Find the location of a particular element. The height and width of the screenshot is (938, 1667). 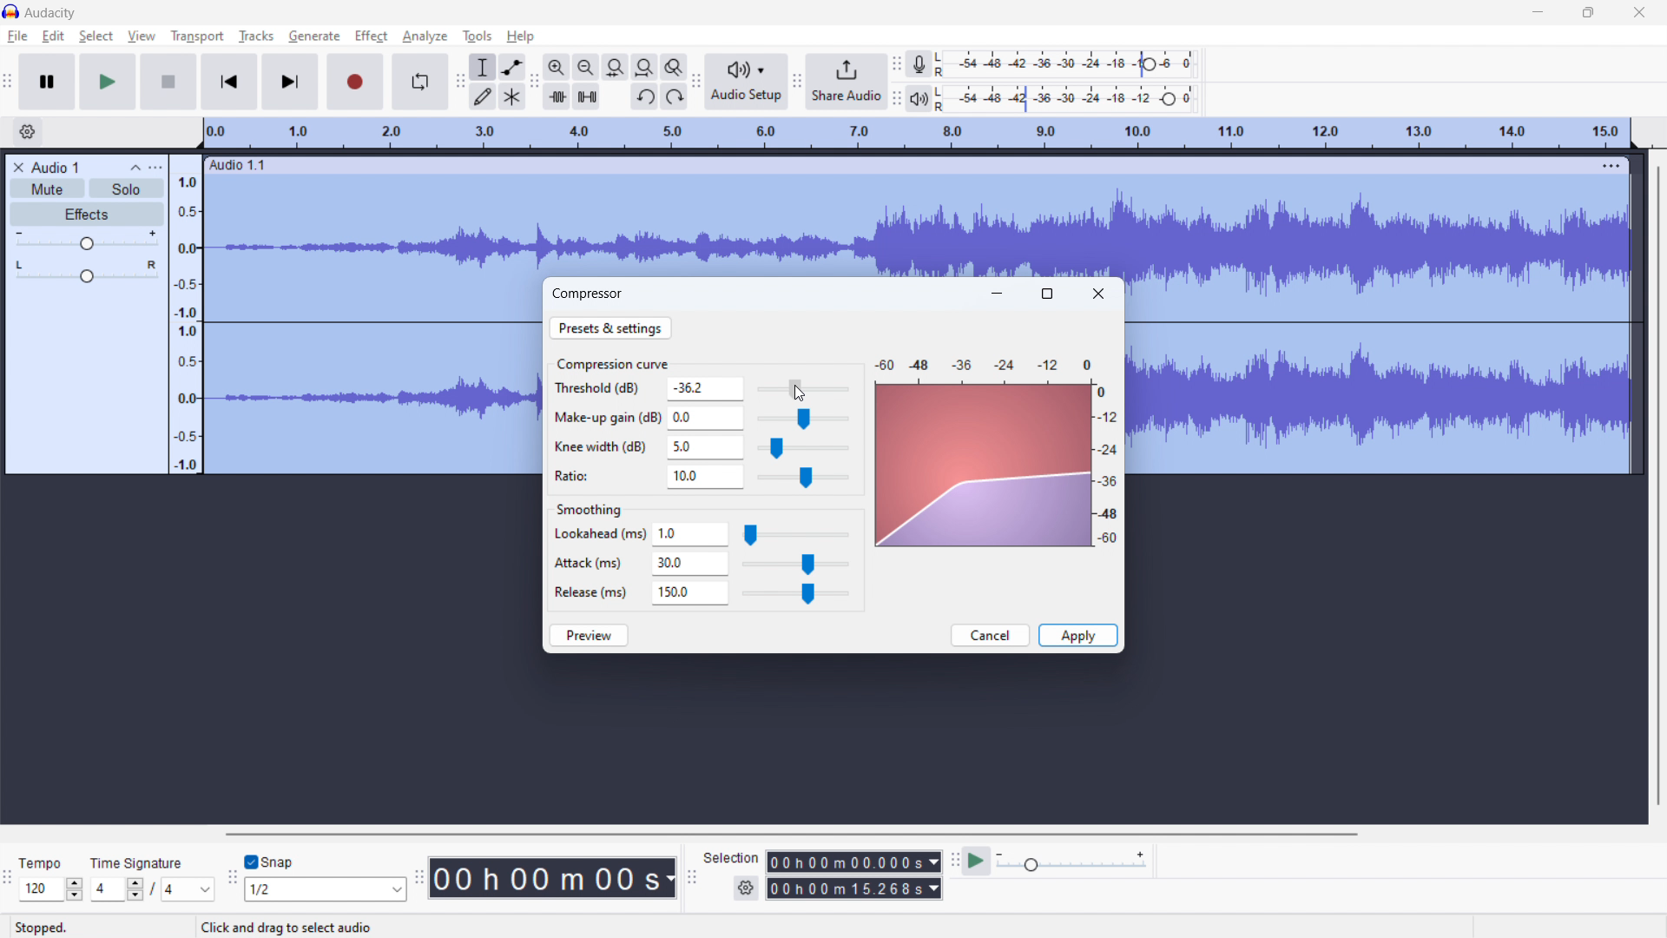

playback speed is located at coordinates (1072, 862).